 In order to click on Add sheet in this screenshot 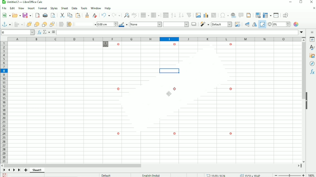, I will do `click(25, 170)`.